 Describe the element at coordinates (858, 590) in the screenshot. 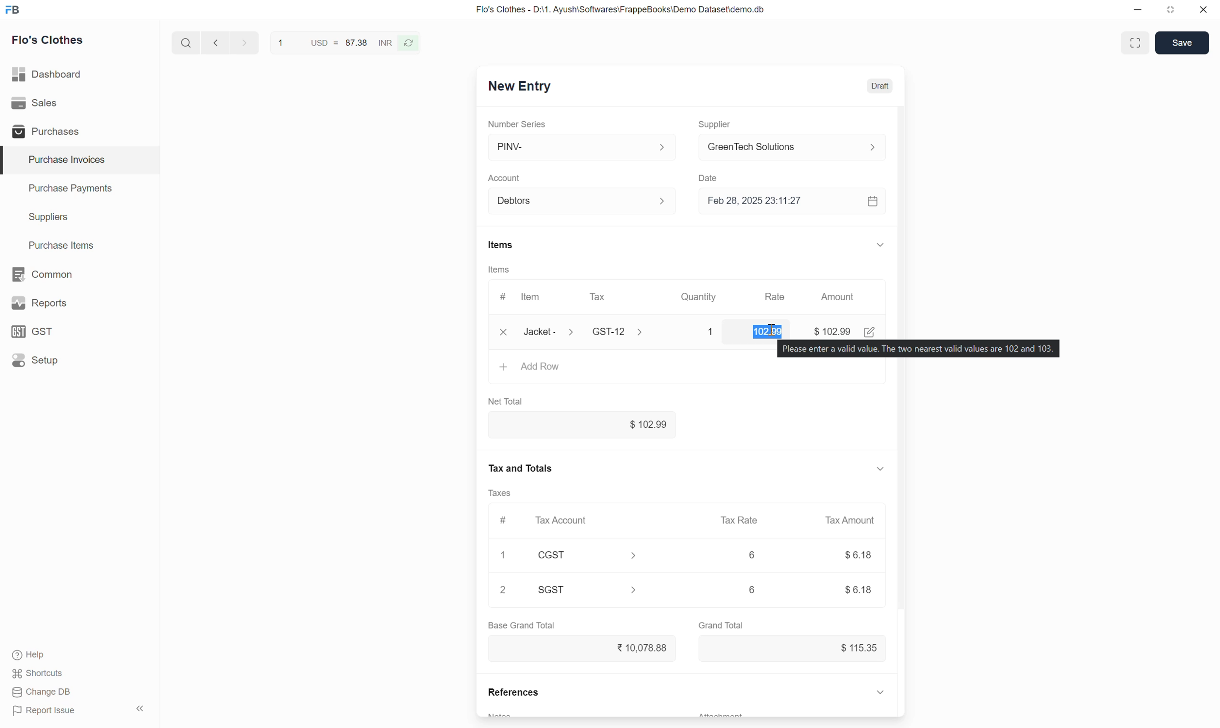

I see `$6.18` at that location.